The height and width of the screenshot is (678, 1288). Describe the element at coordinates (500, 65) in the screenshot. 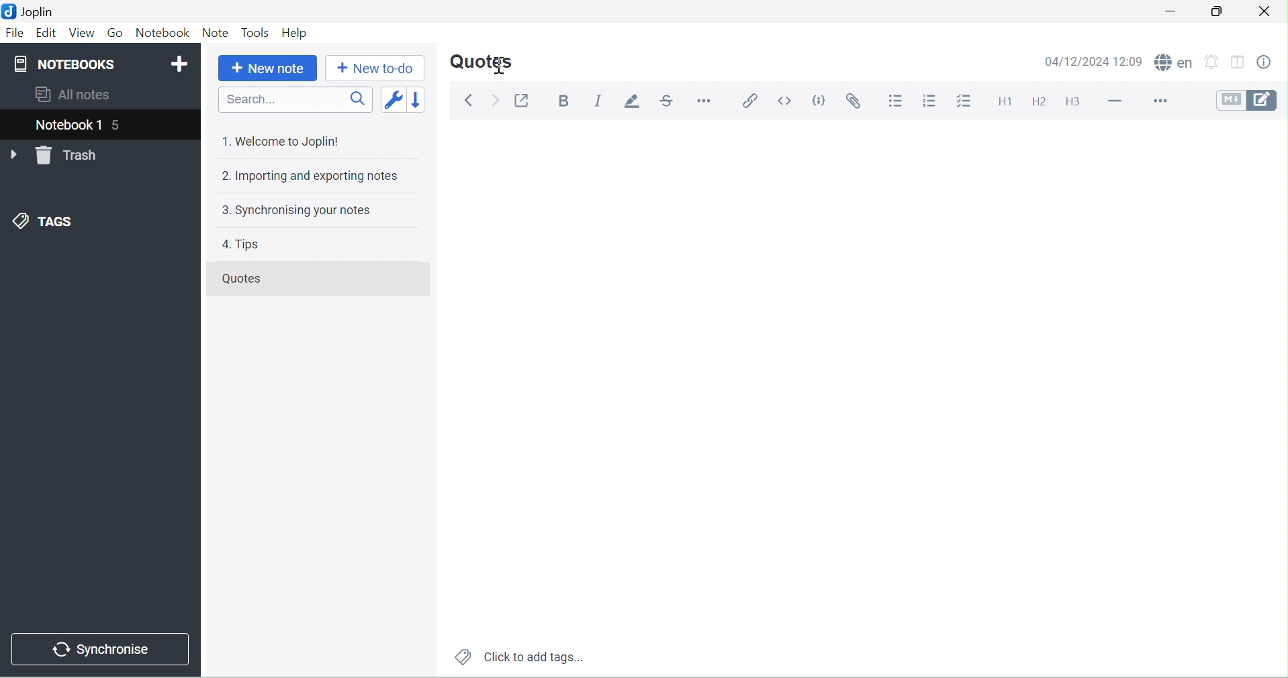

I see `Cursor` at that location.